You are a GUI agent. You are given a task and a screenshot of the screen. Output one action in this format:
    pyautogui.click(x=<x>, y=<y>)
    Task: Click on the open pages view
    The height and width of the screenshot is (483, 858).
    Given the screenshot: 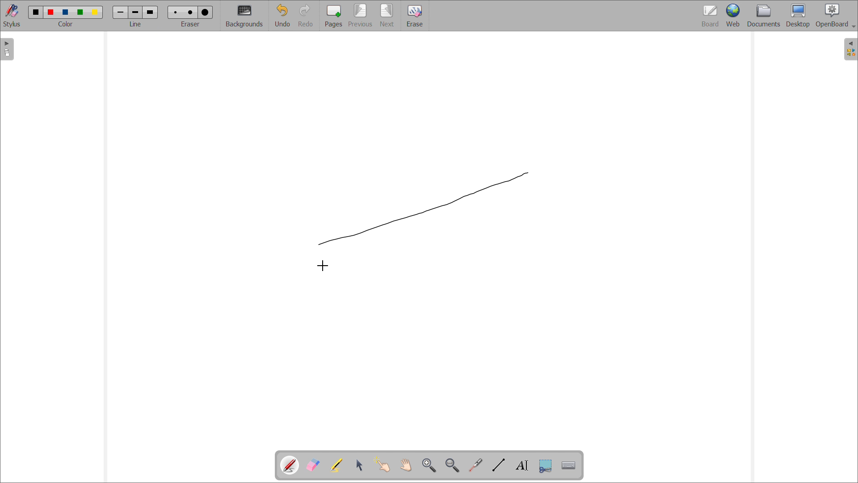 What is the action you would take?
    pyautogui.click(x=8, y=49)
    